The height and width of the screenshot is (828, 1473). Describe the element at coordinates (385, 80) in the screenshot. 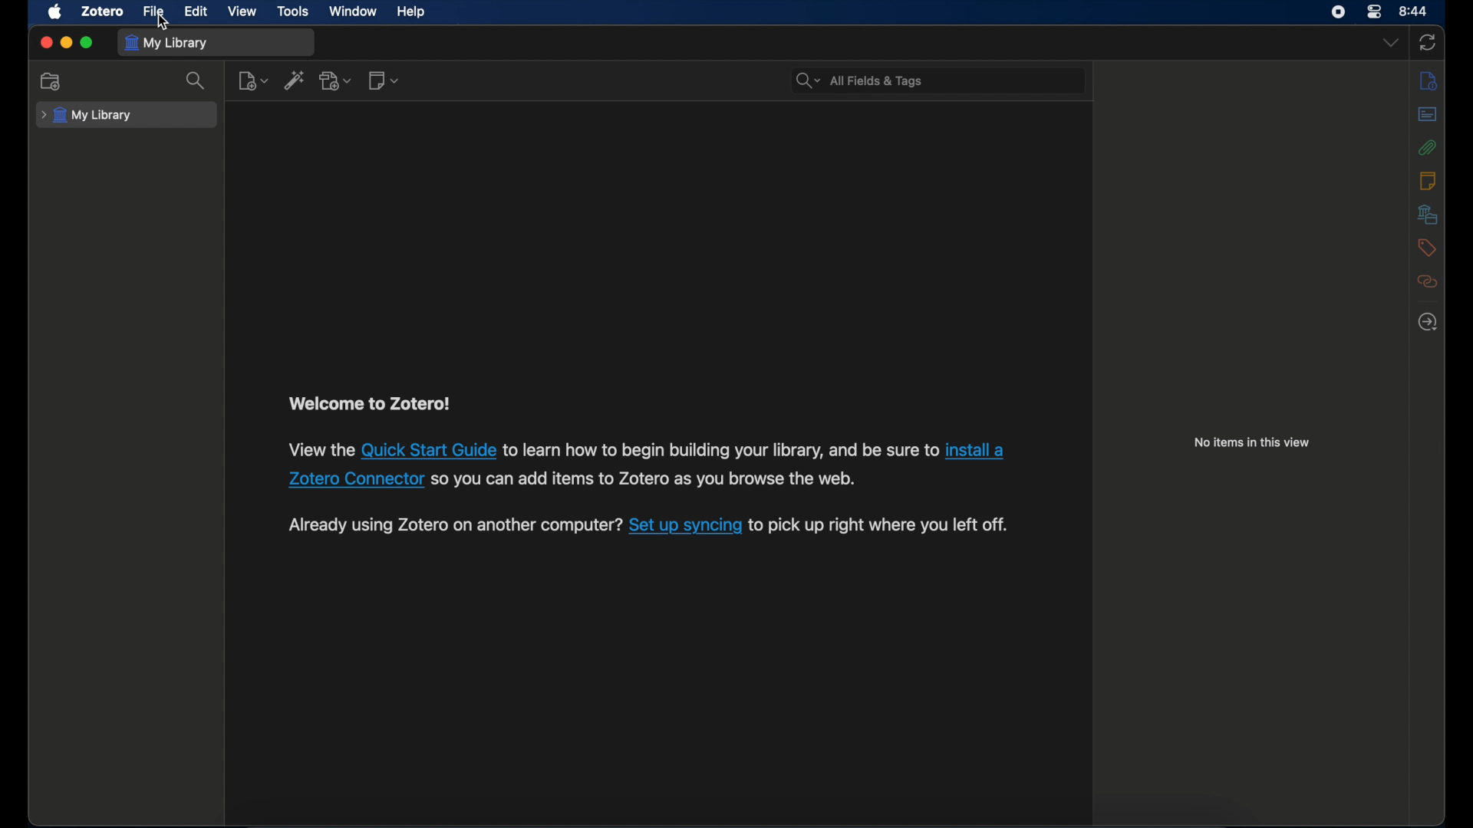

I see `new note` at that location.